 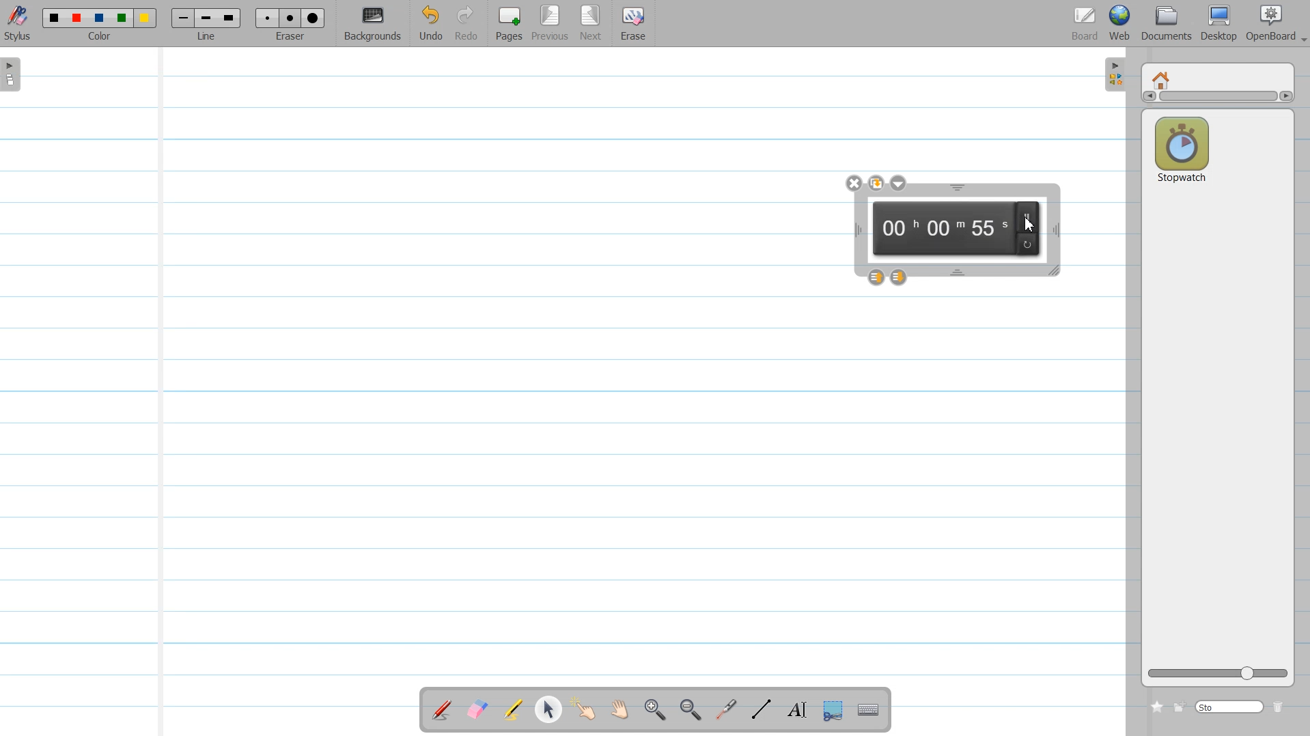 What do you see at coordinates (944, 230) in the screenshot?
I see `00` at bounding box center [944, 230].